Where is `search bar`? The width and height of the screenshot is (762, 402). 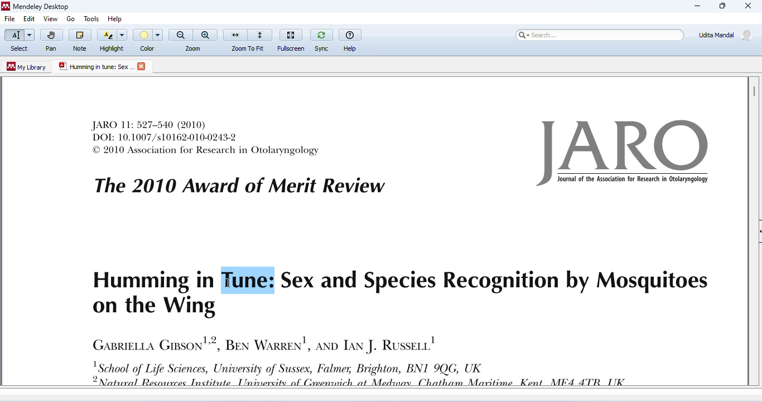 search bar is located at coordinates (598, 35).